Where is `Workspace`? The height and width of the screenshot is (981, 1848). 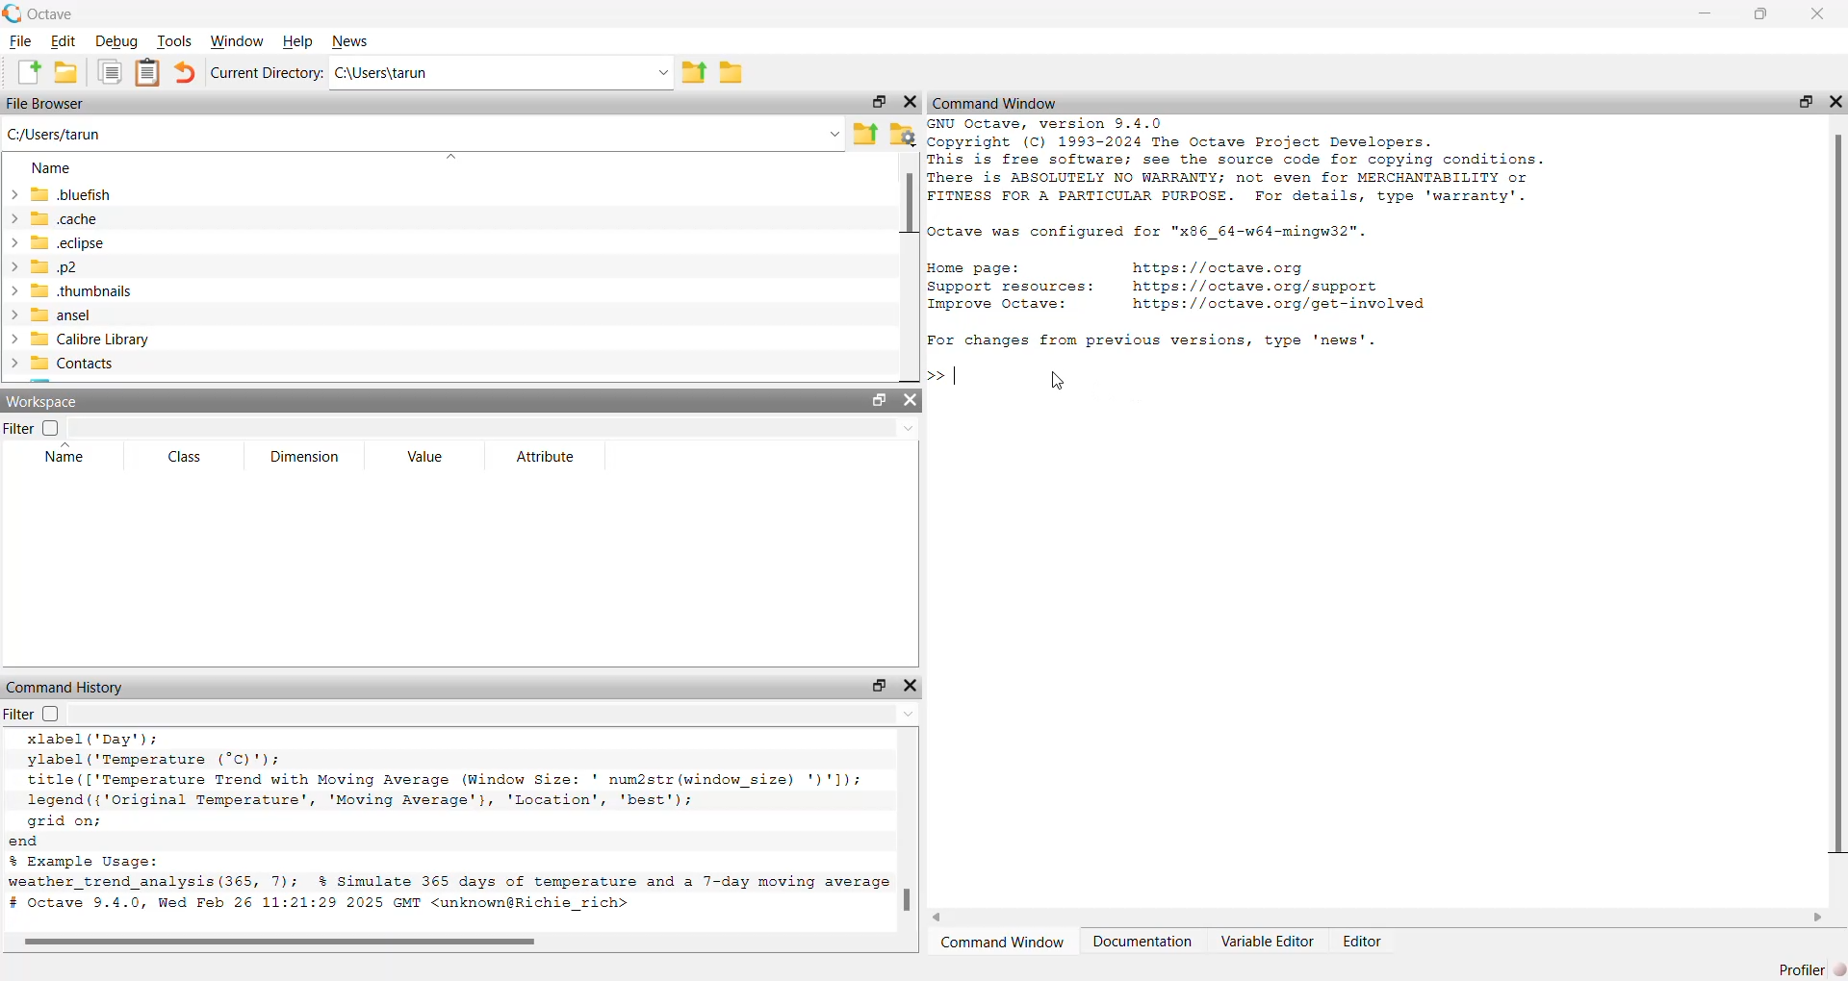 Workspace is located at coordinates (55, 401).